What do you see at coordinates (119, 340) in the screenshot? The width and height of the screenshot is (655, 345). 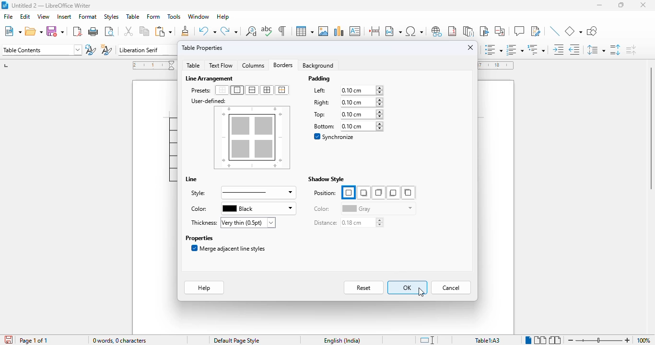 I see `0 words, 0 characters` at bounding box center [119, 340].